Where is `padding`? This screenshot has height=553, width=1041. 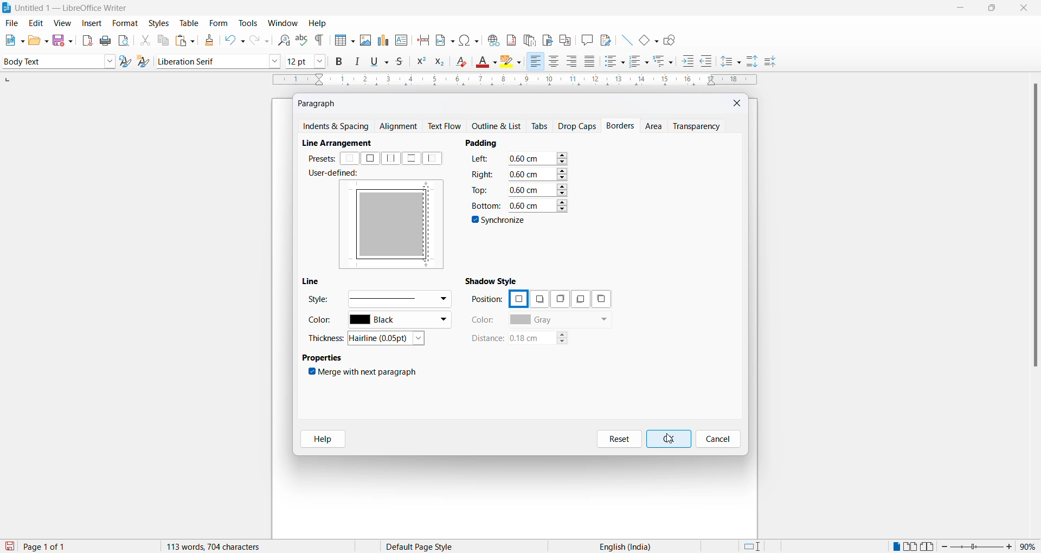 padding is located at coordinates (486, 143).